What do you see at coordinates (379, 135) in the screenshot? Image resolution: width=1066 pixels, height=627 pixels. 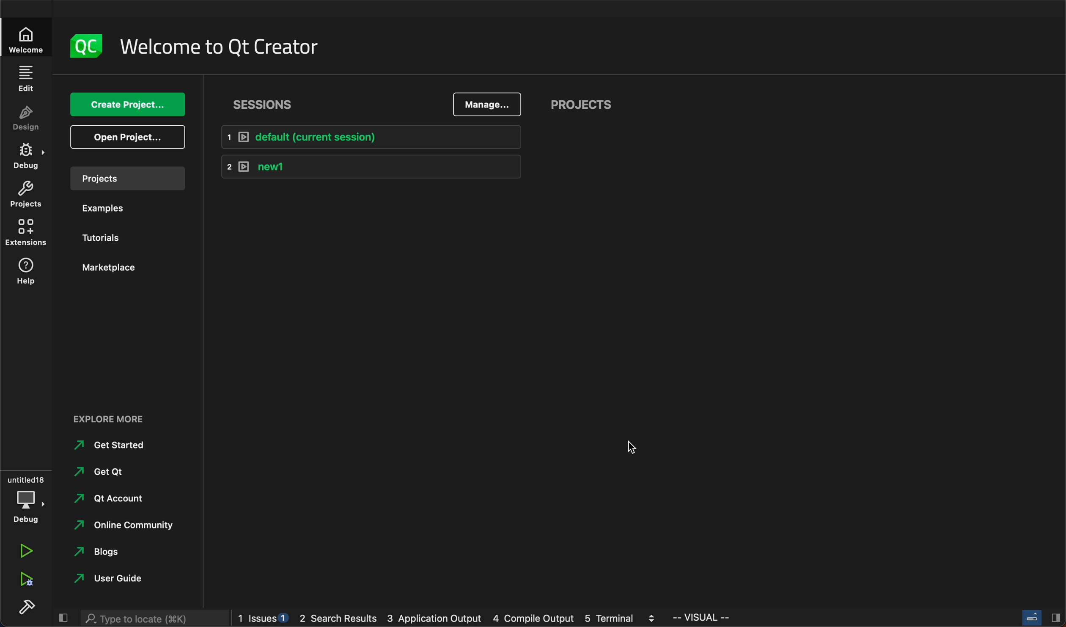 I see `default` at bounding box center [379, 135].